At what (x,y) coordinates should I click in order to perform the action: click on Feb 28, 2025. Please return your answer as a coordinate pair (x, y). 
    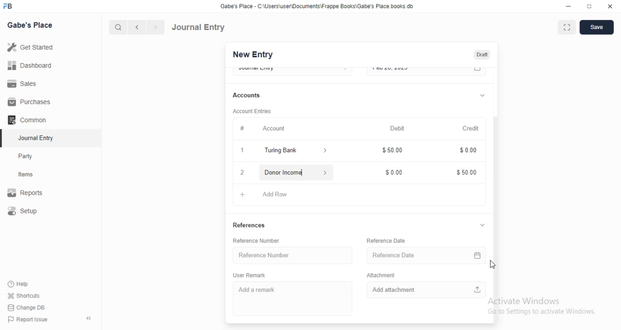
    Looking at the image, I should click on (417, 71).